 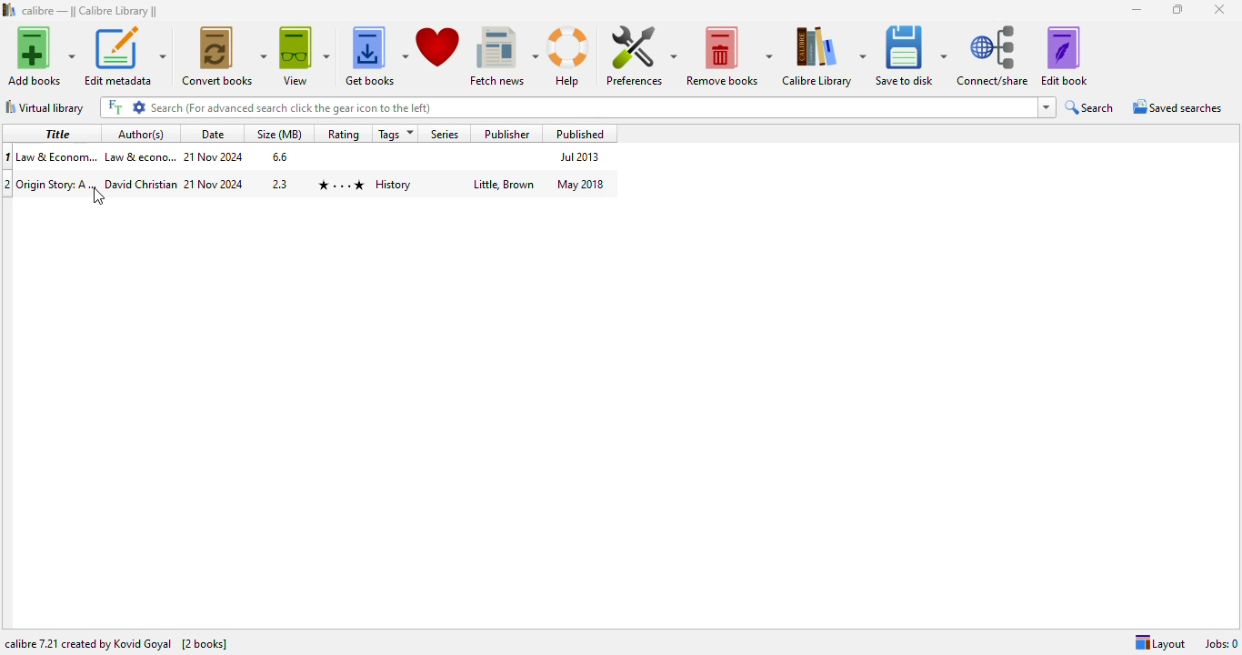 What do you see at coordinates (438, 45) in the screenshot?
I see `donate to support calibre` at bounding box center [438, 45].